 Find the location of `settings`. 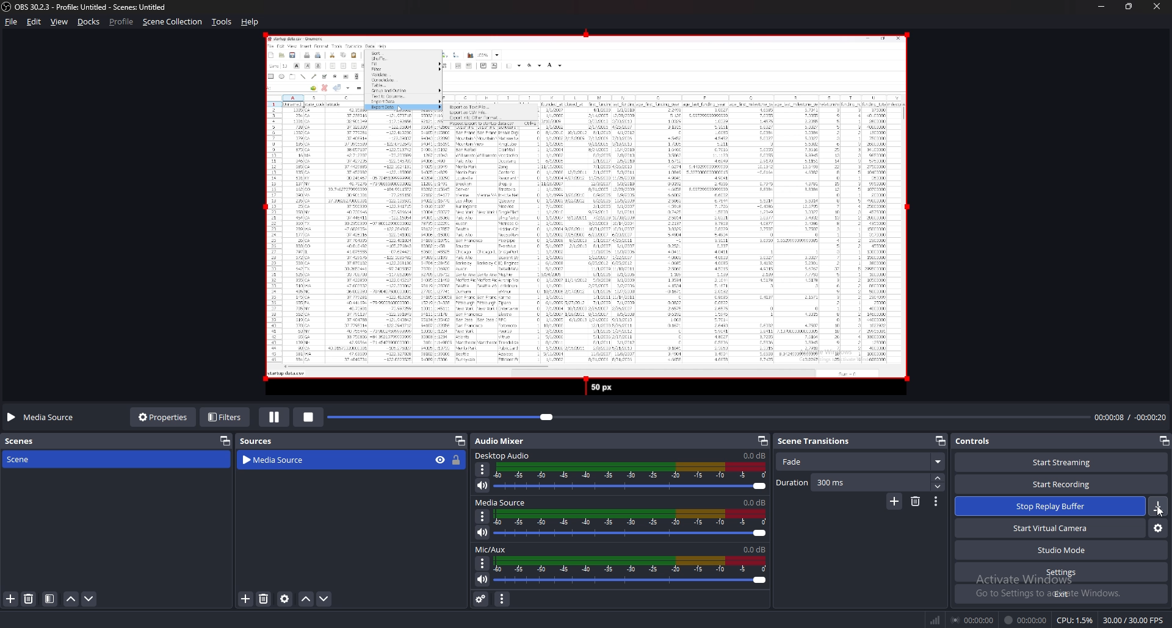

settings is located at coordinates (1062, 572).